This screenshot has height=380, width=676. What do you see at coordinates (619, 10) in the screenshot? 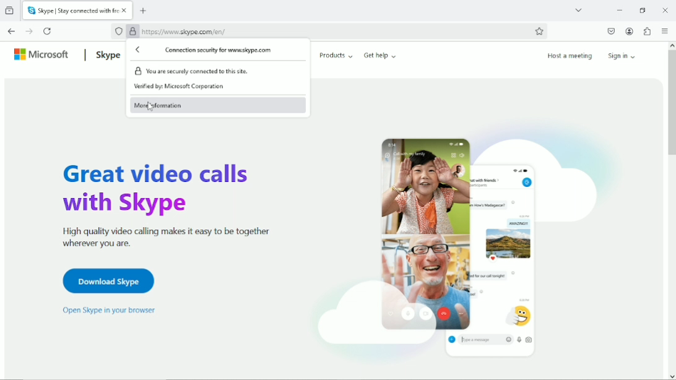
I see `Minimize` at bounding box center [619, 10].